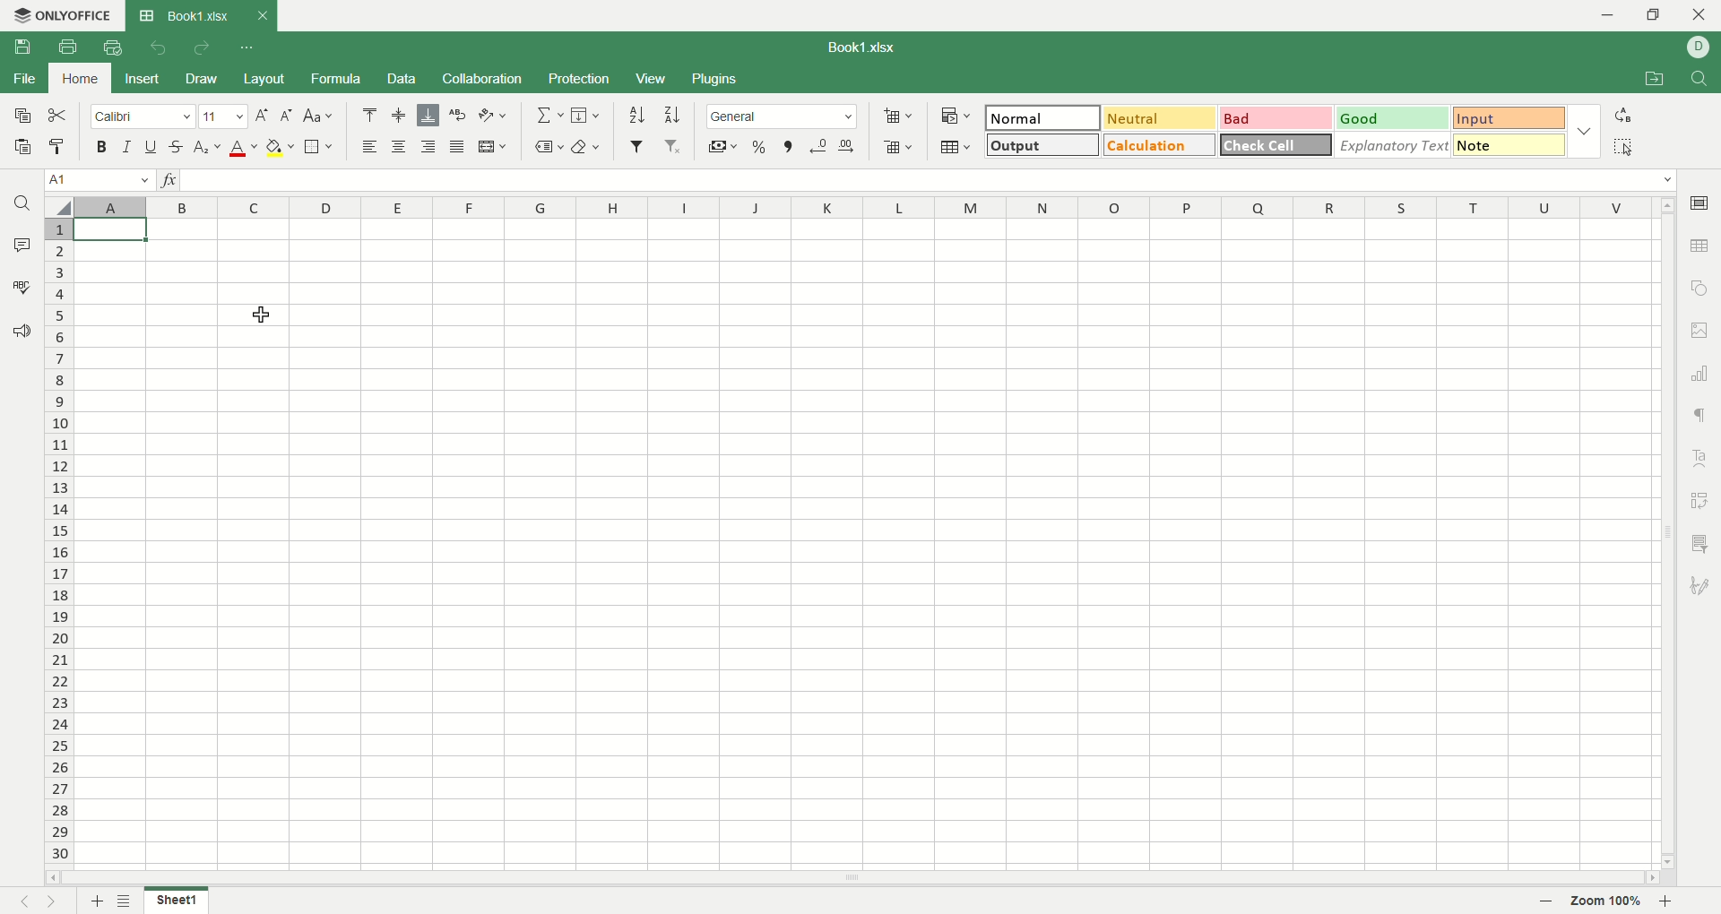 The image size is (1721, 914). Describe the element at coordinates (1700, 17) in the screenshot. I see `close` at that location.